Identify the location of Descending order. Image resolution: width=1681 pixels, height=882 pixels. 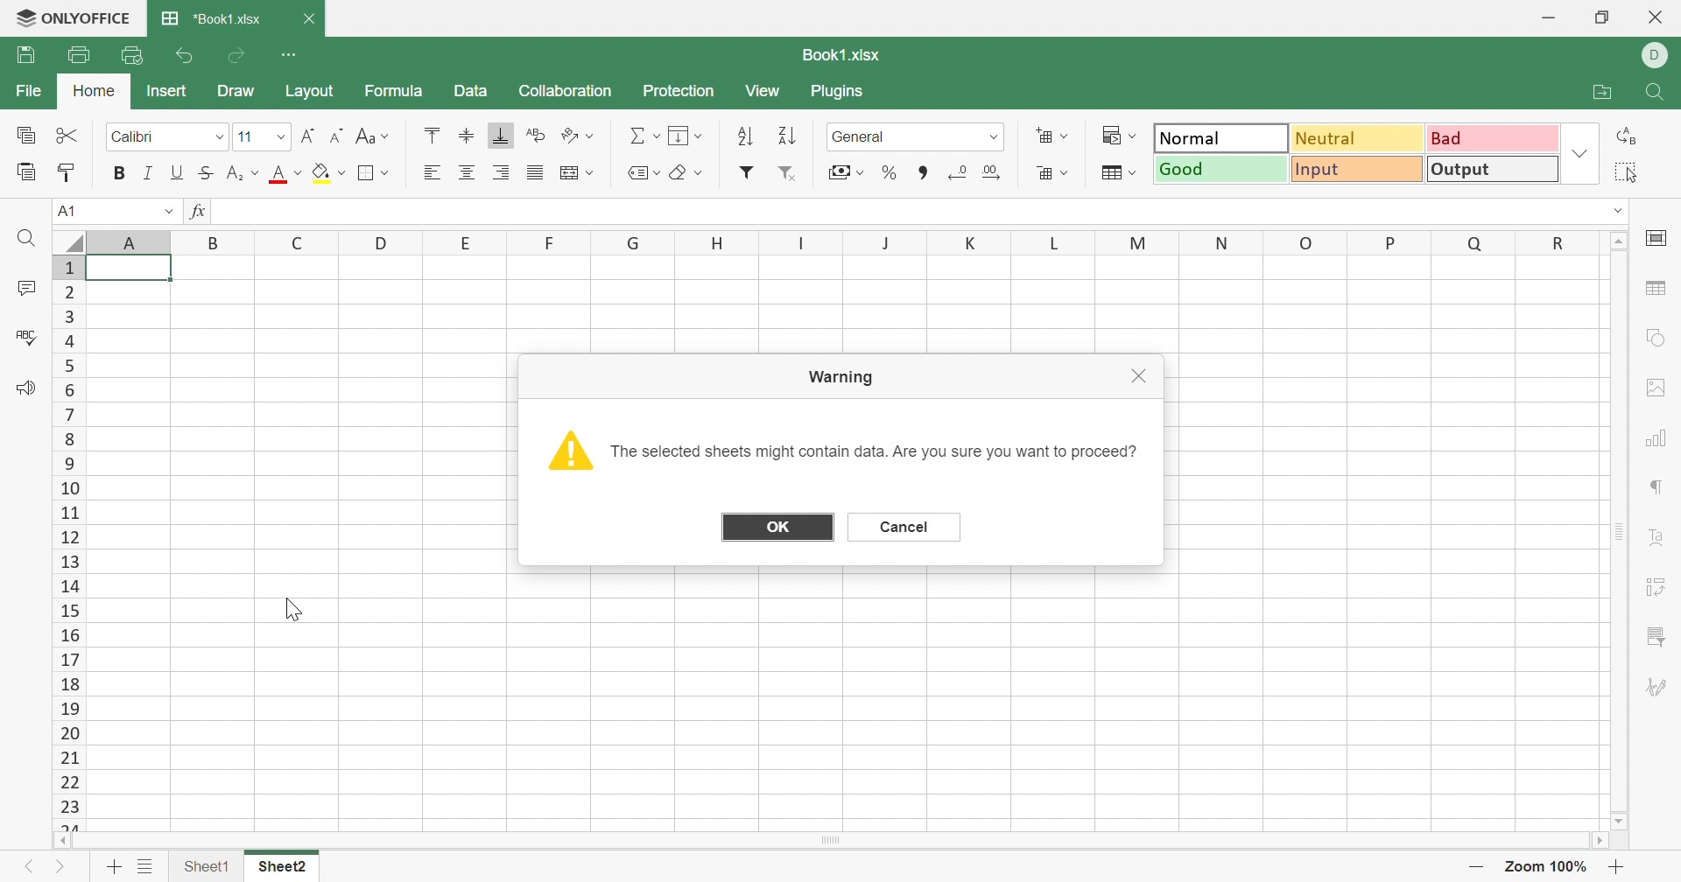
(791, 134).